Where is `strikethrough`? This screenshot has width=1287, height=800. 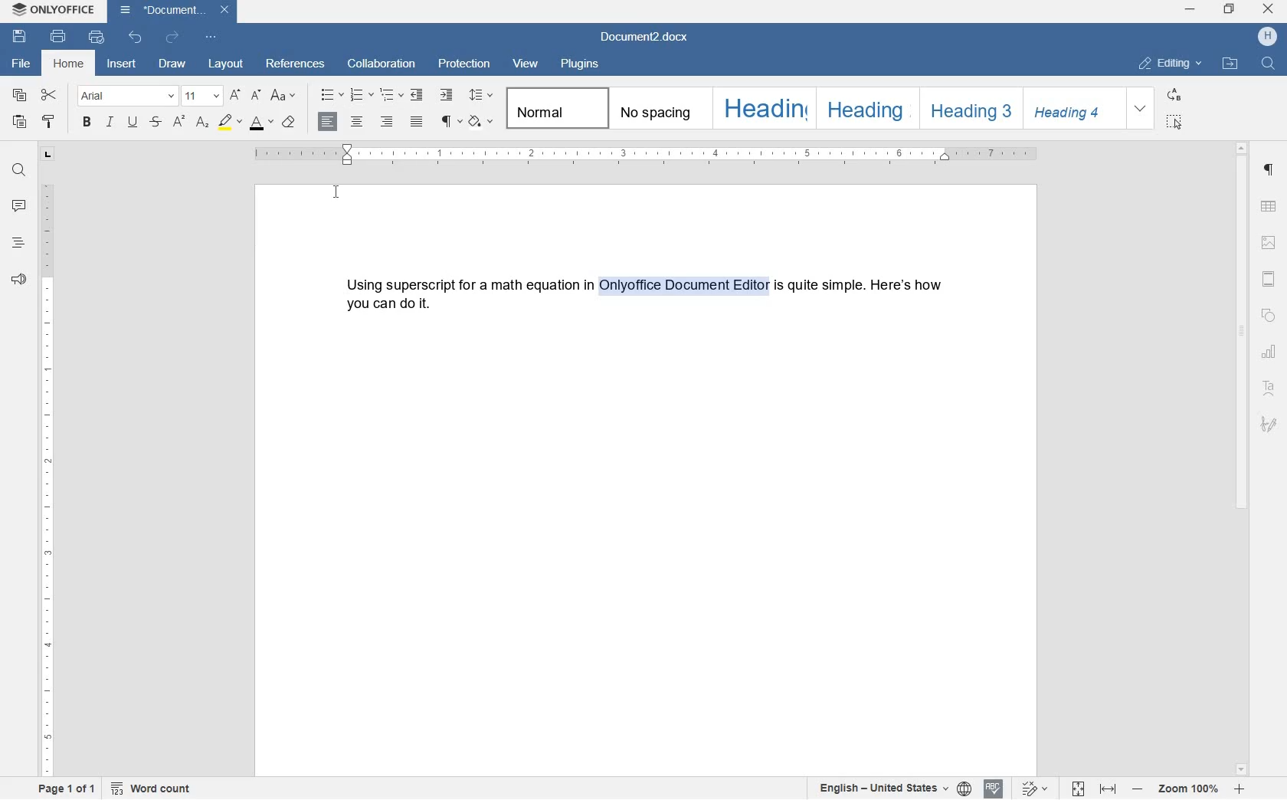
strikethrough is located at coordinates (156, 123).